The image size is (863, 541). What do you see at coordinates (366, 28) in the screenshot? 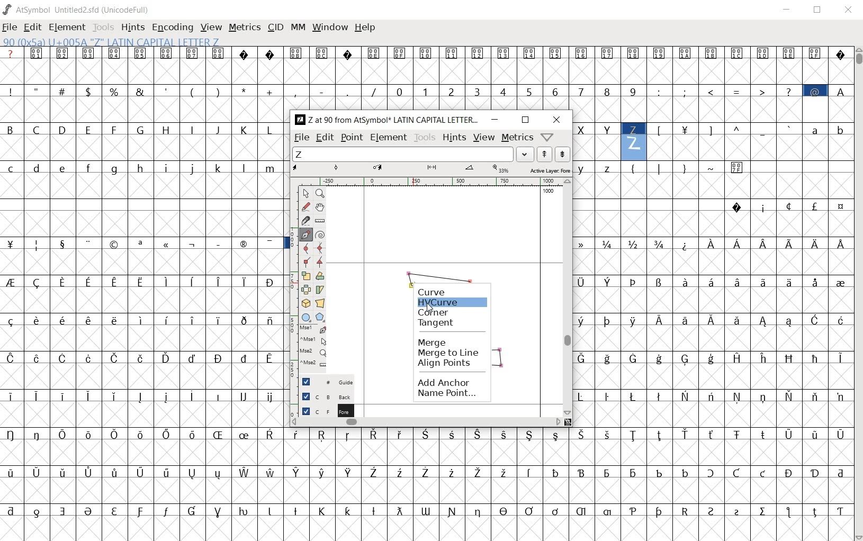
I see `help` at bounding box center [366, 28].